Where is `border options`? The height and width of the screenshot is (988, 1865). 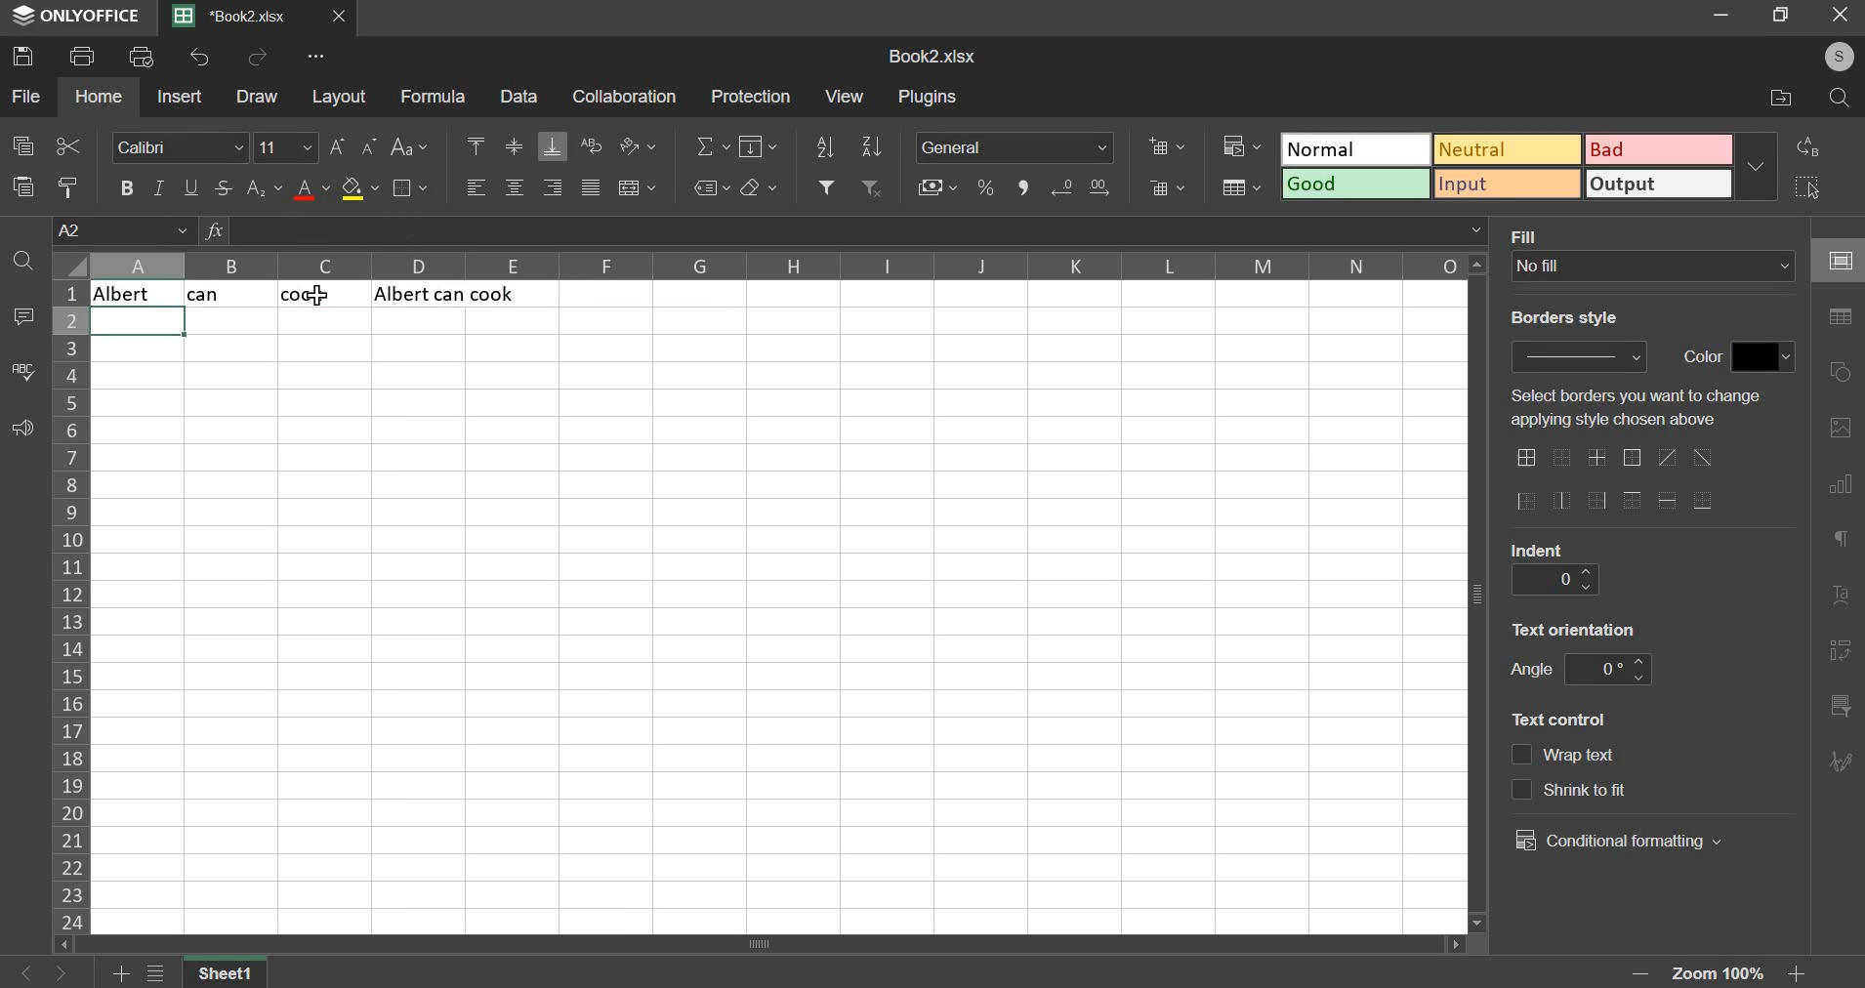 border options is located at coordinates (1623, 480).